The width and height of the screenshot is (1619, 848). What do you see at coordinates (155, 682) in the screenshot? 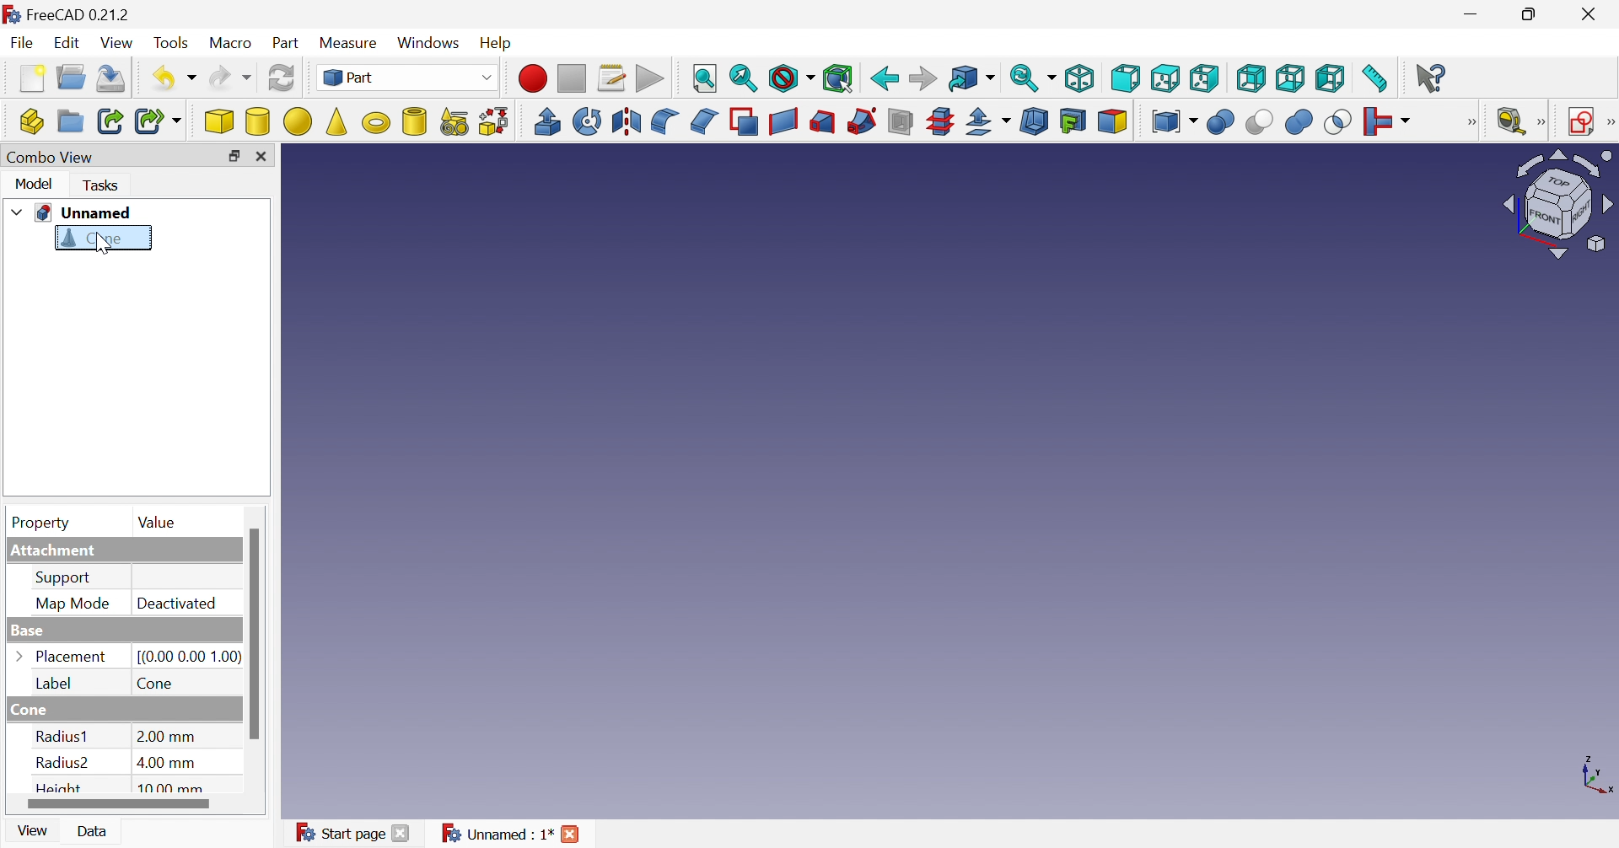
I see `Cone` at bounding box center [155, 682].